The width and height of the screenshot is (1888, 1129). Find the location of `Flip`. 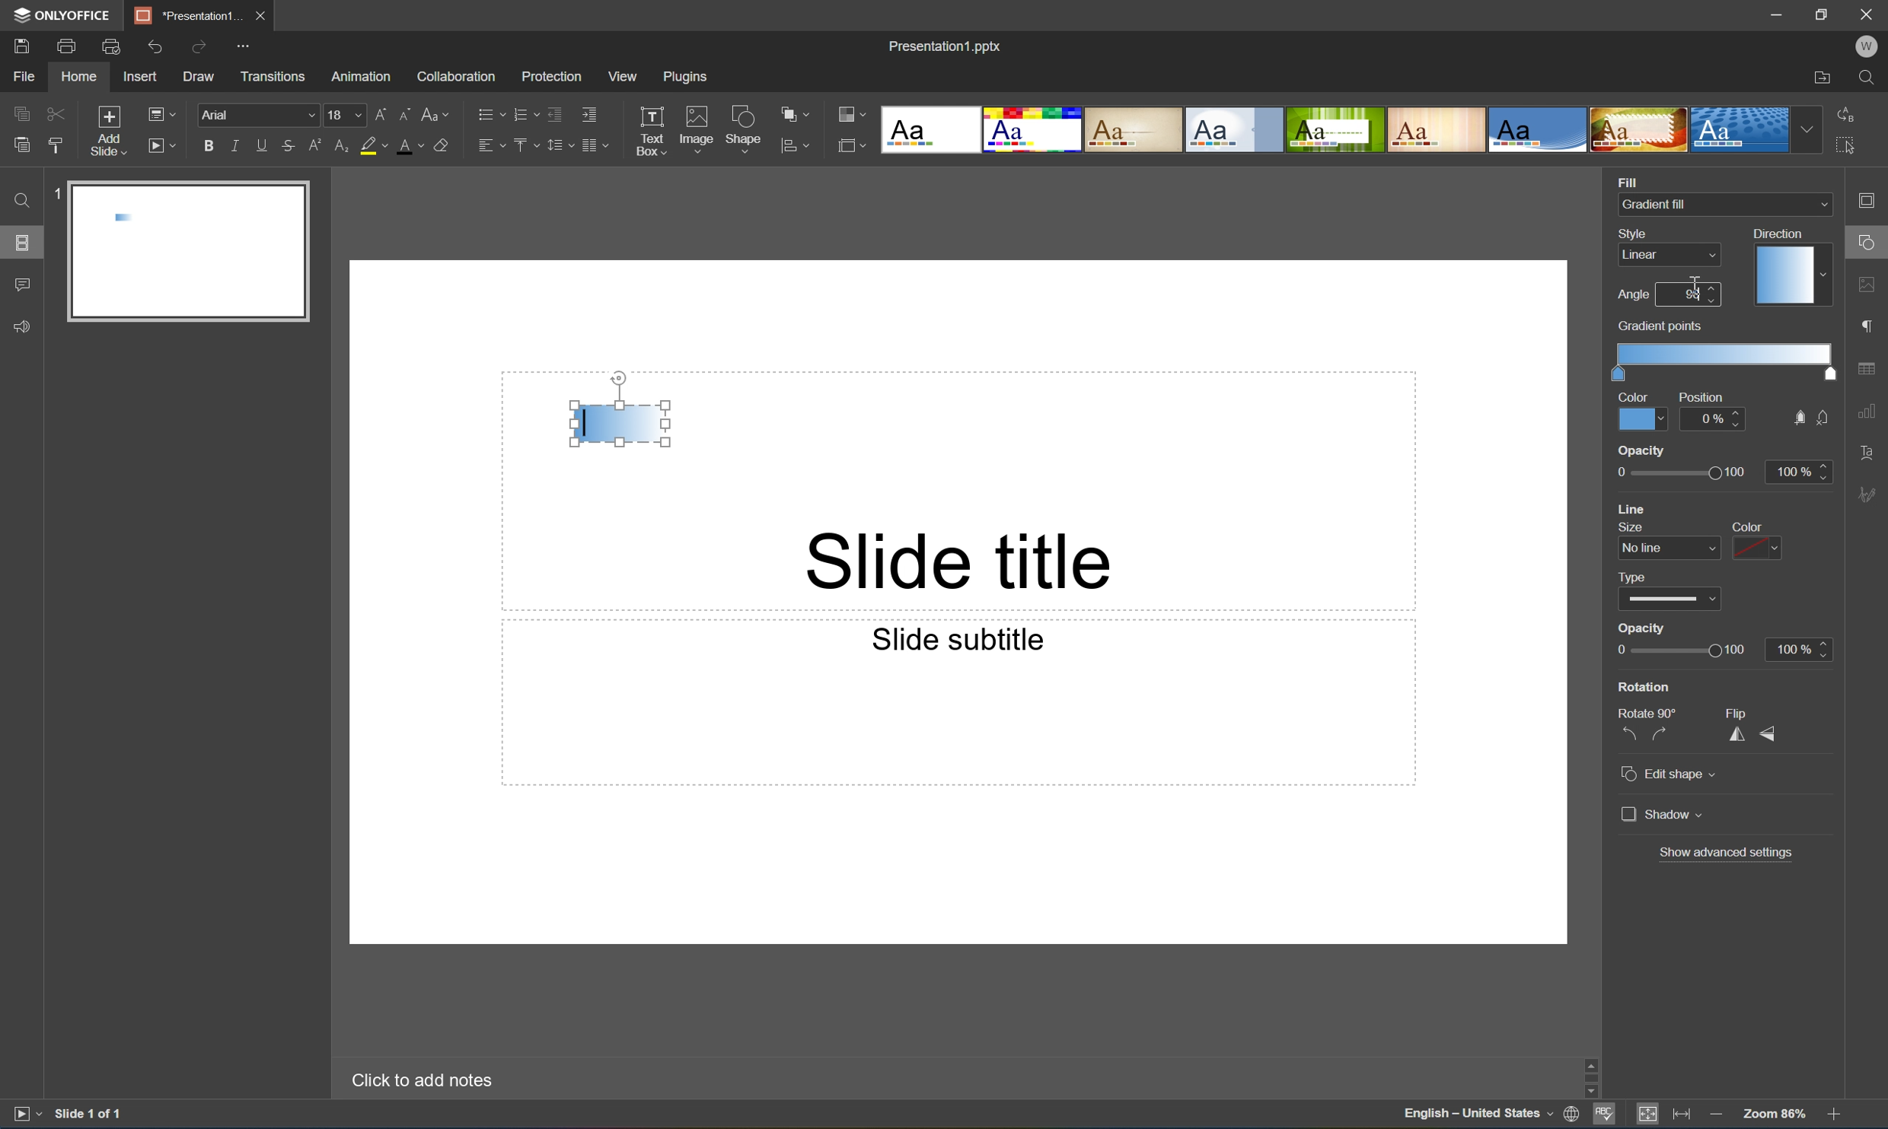

Flip is located at coordinates (1740, 712).